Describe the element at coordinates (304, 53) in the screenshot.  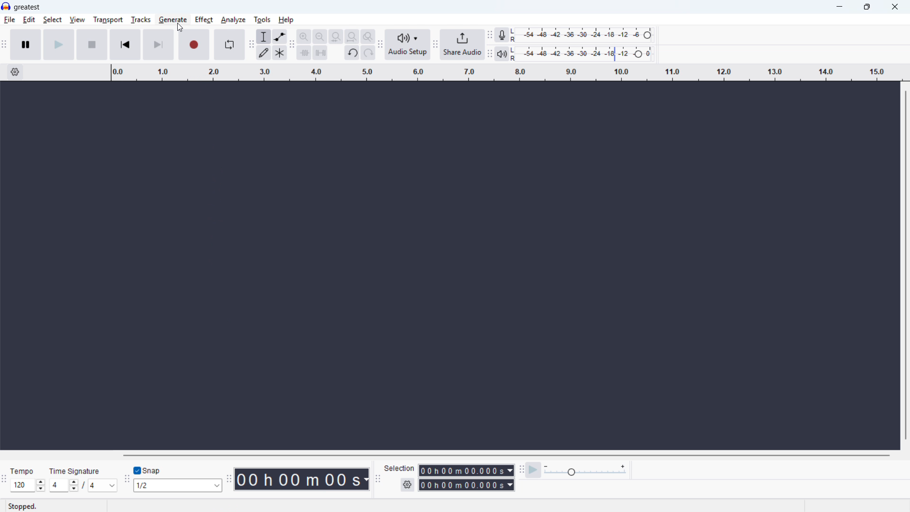
I see `trim audio outside selection` at that location.